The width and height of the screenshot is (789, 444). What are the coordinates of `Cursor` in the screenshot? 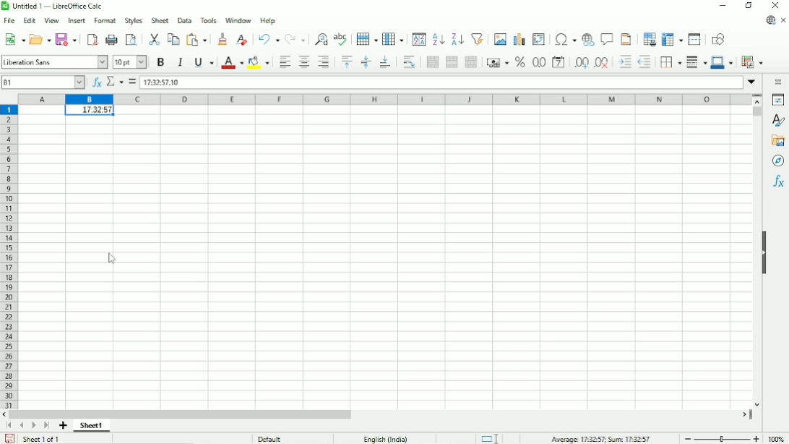 It's located at (113, 258).